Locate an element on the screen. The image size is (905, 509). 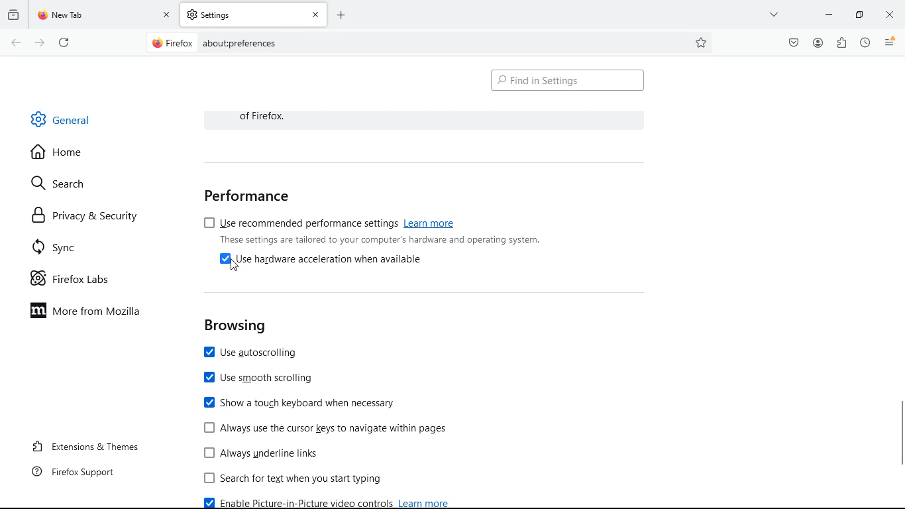
pocket is located at coordinates (791, 43).